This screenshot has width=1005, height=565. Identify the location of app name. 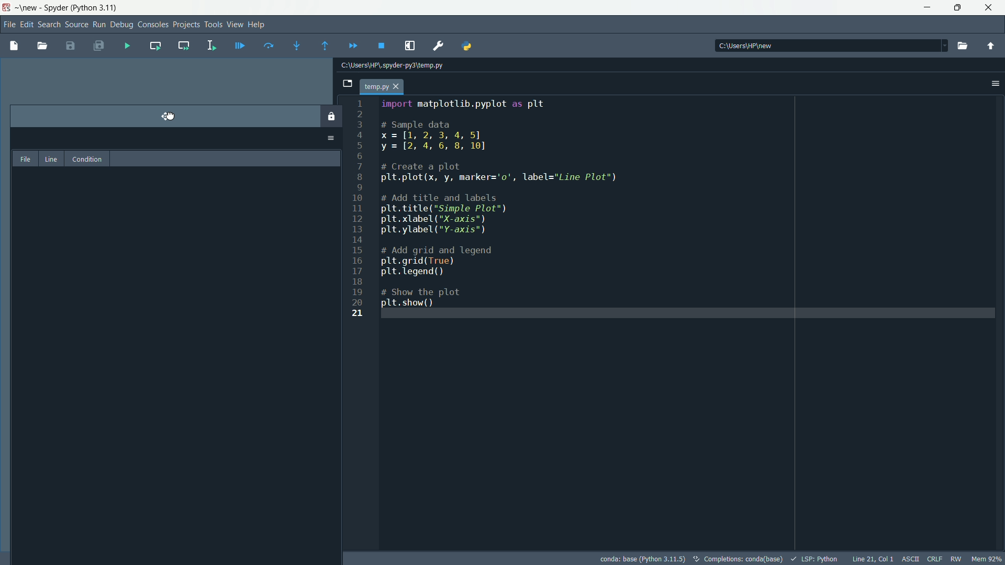
(57, 8).